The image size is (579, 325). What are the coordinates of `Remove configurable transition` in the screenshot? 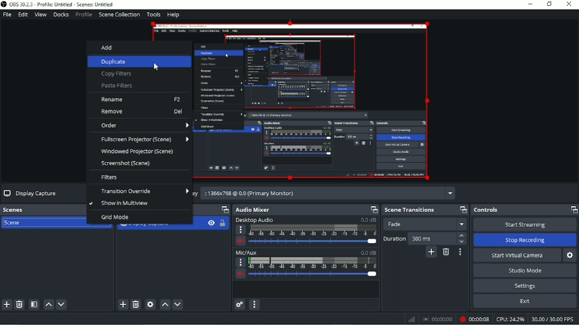 It's located at (446, 253).